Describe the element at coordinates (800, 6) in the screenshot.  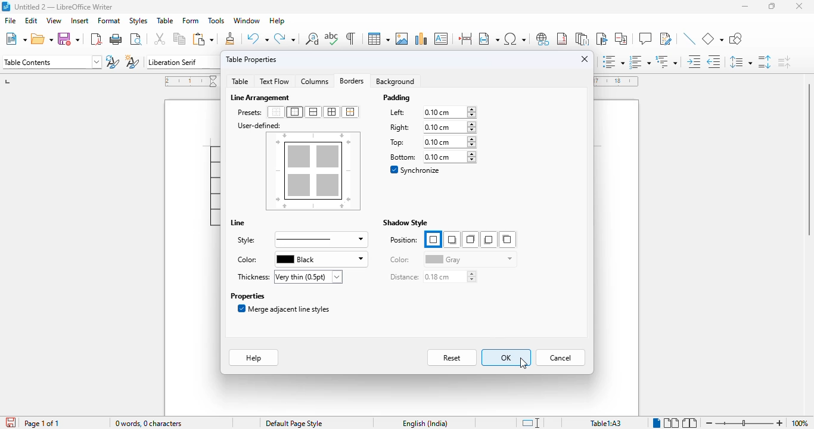
I see `close` at that location.